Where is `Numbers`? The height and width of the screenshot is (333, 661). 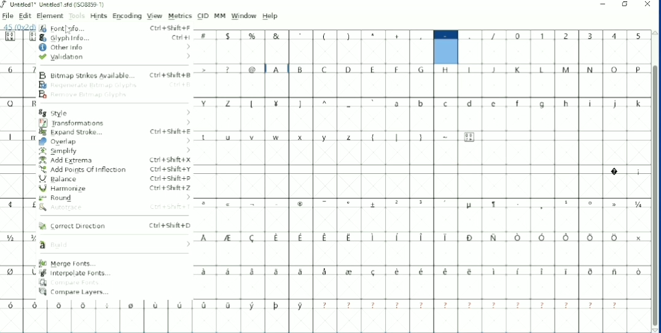 Numbers is located at coordinates (21, 69).